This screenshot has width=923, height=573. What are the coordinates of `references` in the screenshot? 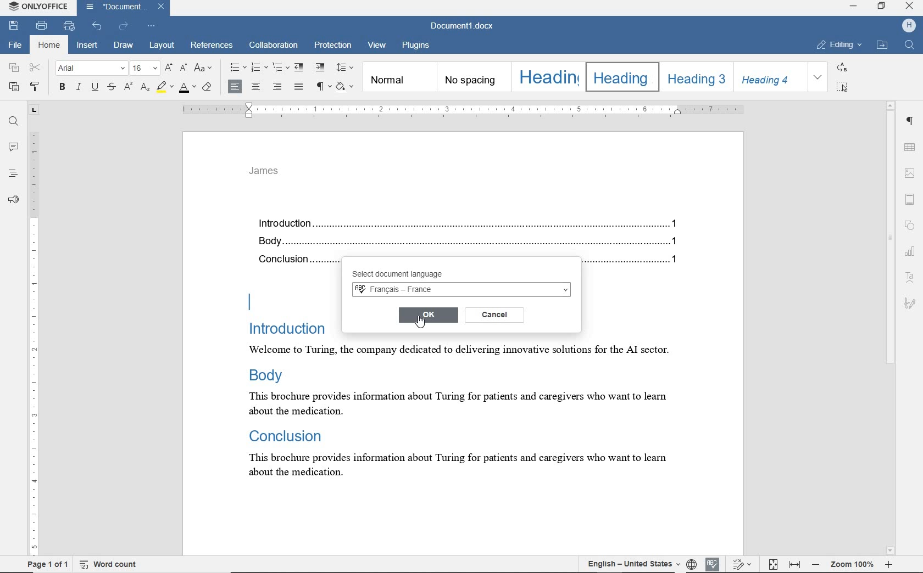 It's located at (213, 47).